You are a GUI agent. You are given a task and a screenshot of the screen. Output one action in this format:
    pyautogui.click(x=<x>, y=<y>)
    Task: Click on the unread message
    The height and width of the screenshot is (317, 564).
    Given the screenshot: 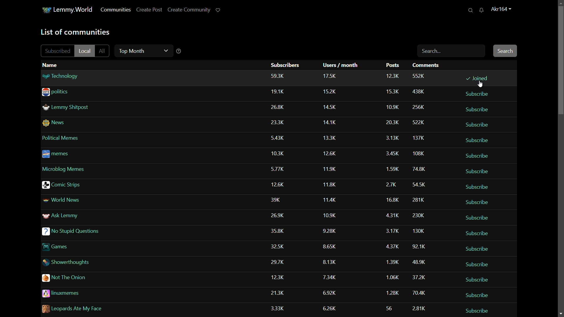 What is the action you would take?
    pyautogui.click(x=484, y=10)
    